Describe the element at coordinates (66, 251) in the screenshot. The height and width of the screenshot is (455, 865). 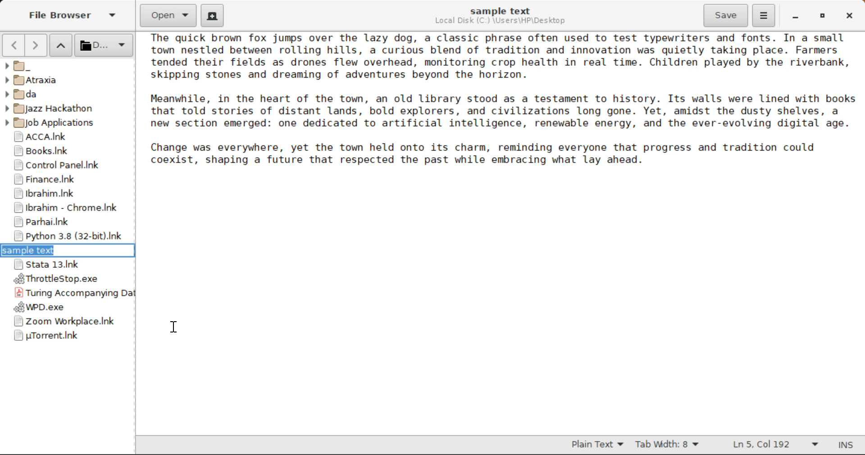
I see `sample text file name textbox selected` at that location.